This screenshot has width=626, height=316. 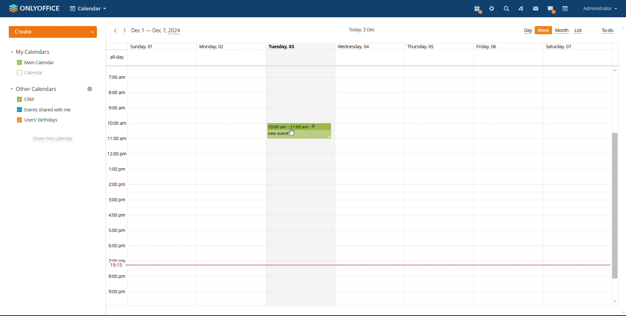 I want to click on Calendar, so click(x=29, y=73).